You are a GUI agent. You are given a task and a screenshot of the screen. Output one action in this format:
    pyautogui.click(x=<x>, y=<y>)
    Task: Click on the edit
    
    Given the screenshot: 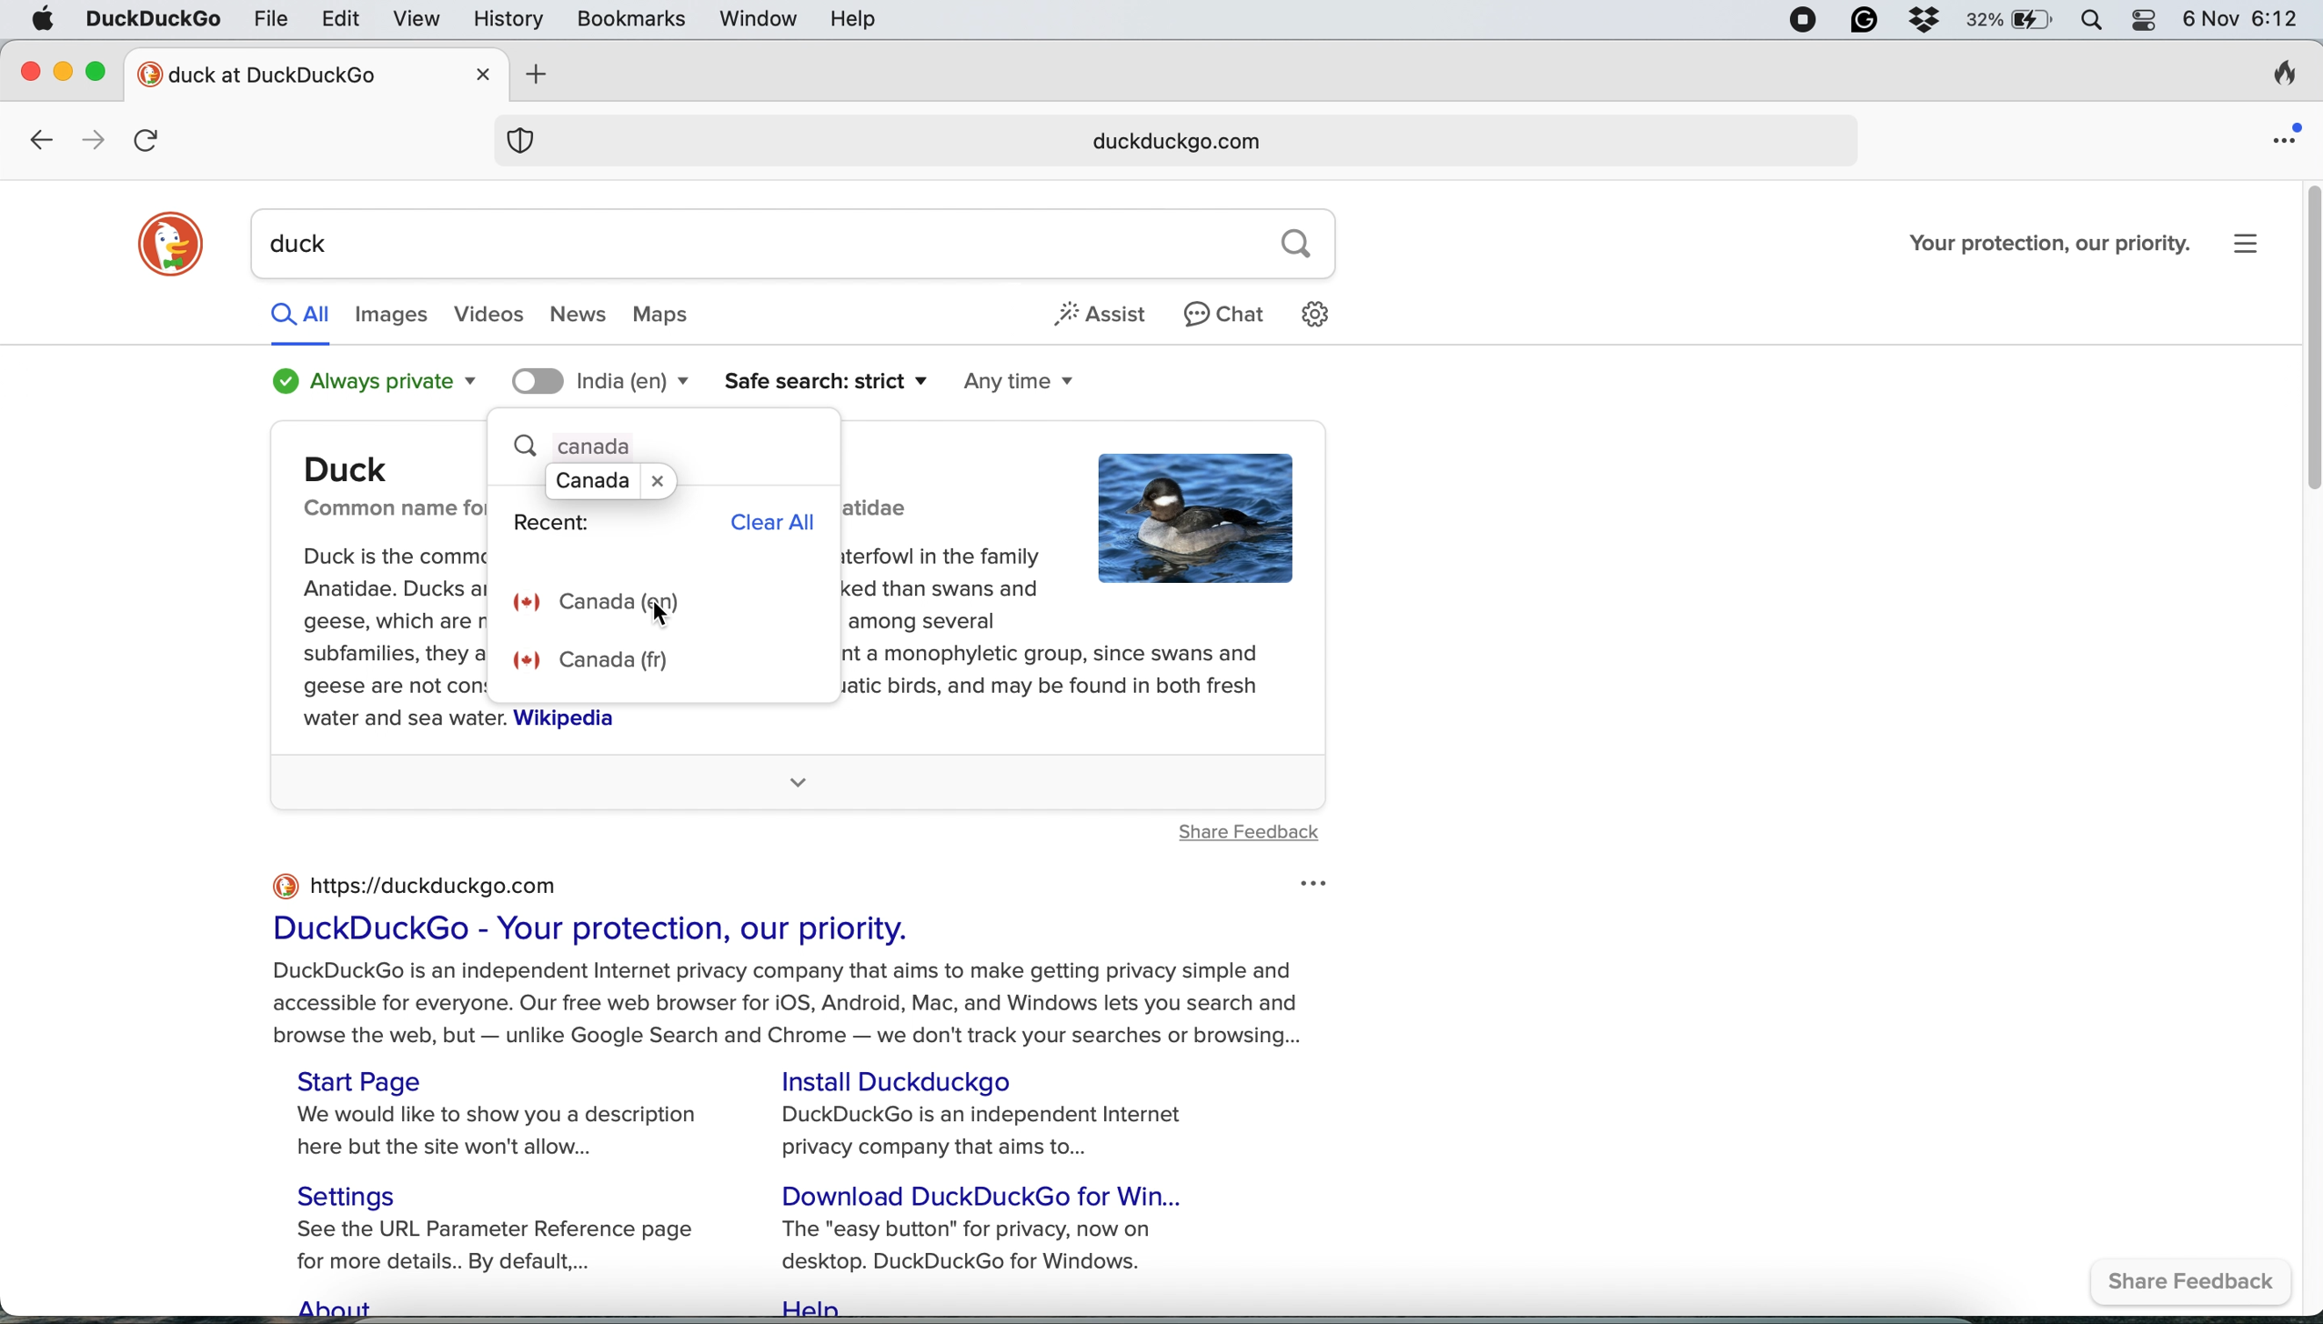 What is the action you would take?
    pyautogui.click(x=343, y=18)
    